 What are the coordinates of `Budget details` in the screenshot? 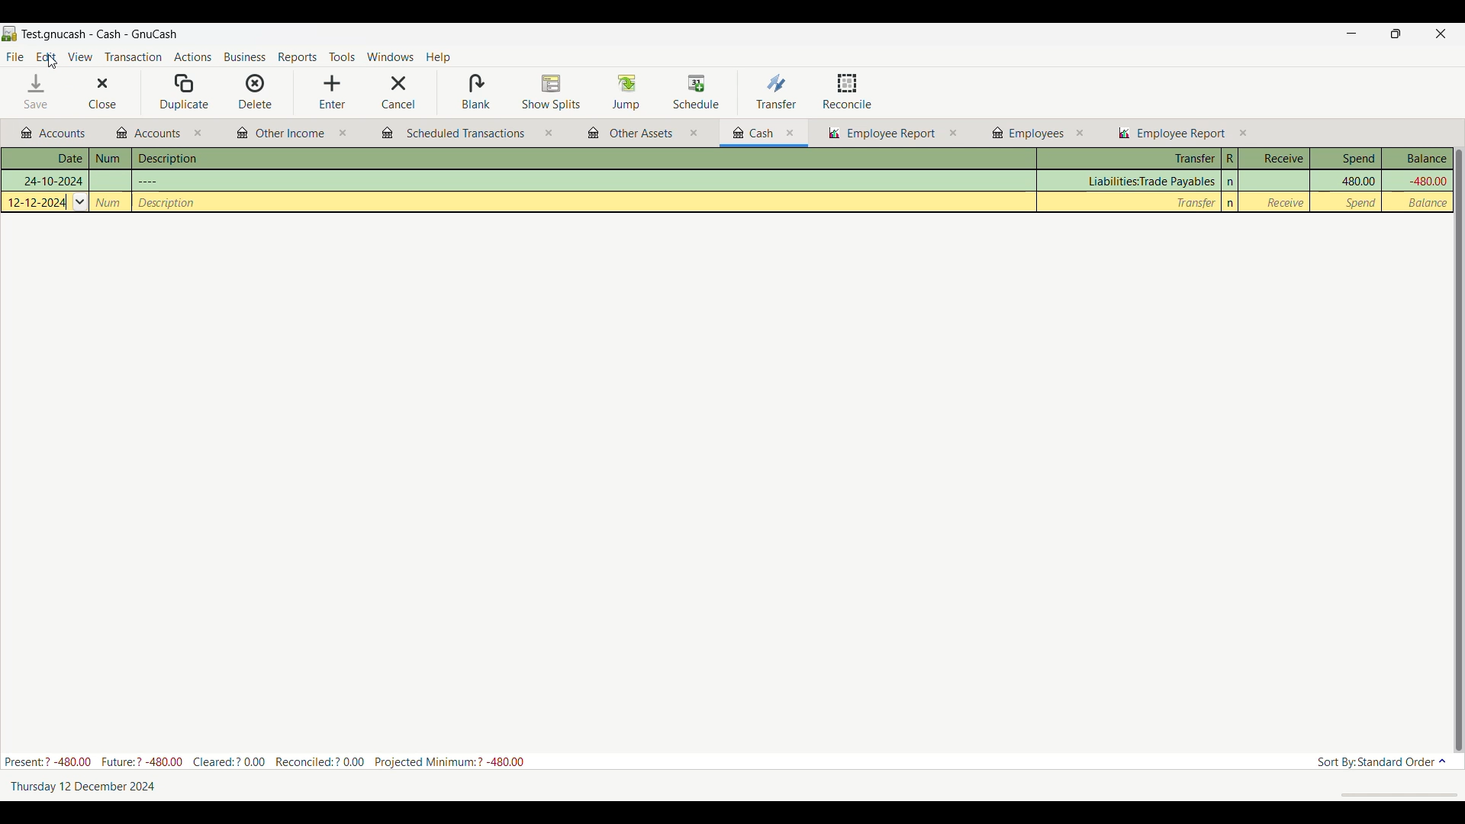 It's located at (264, 761).